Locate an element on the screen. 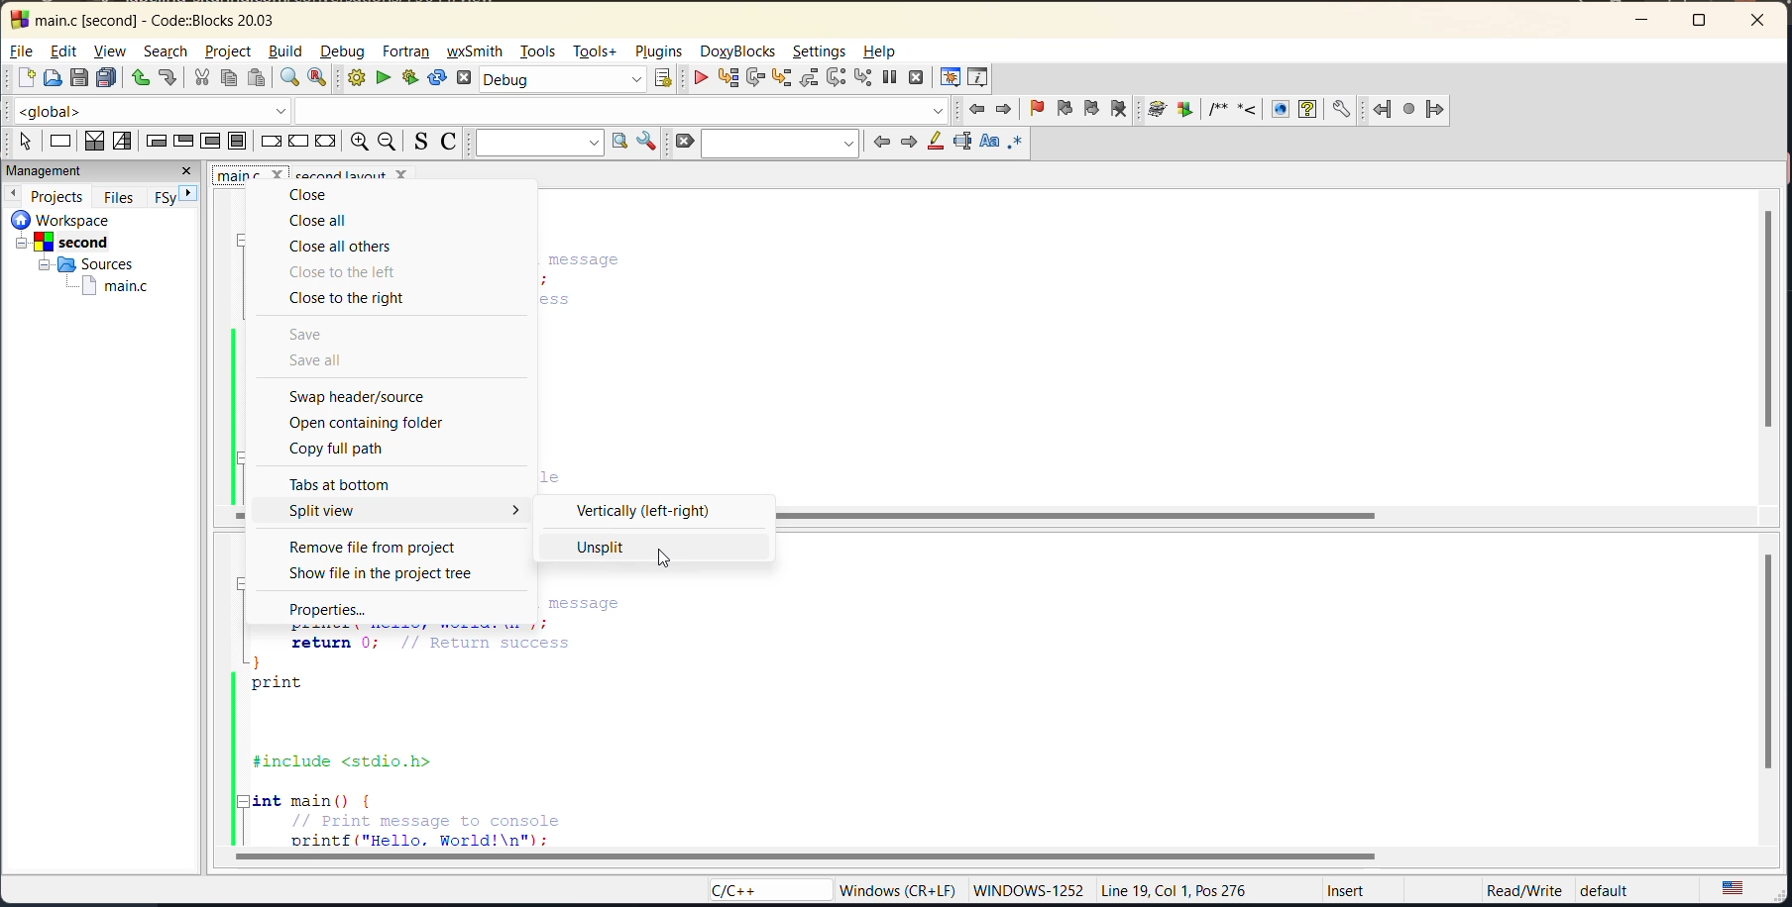  next instruction is located at coordinates (838, 78).